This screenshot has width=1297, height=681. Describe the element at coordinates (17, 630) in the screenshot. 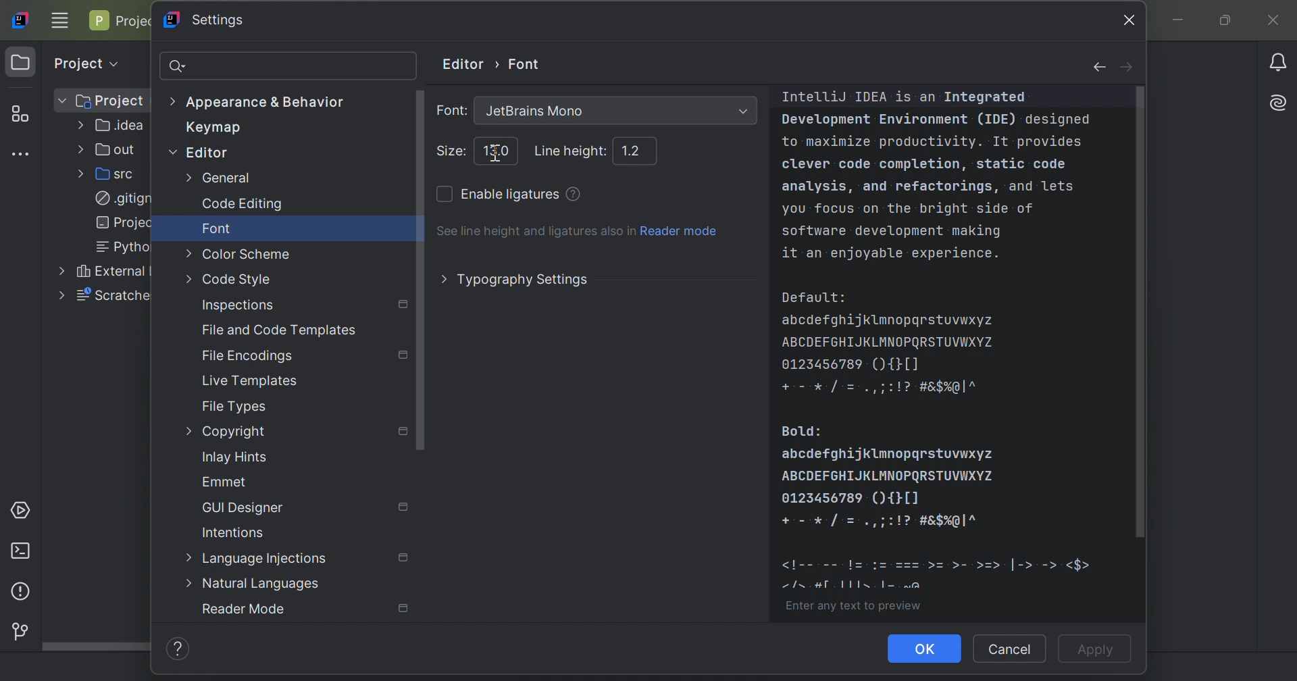

I see `Version control` at that location.